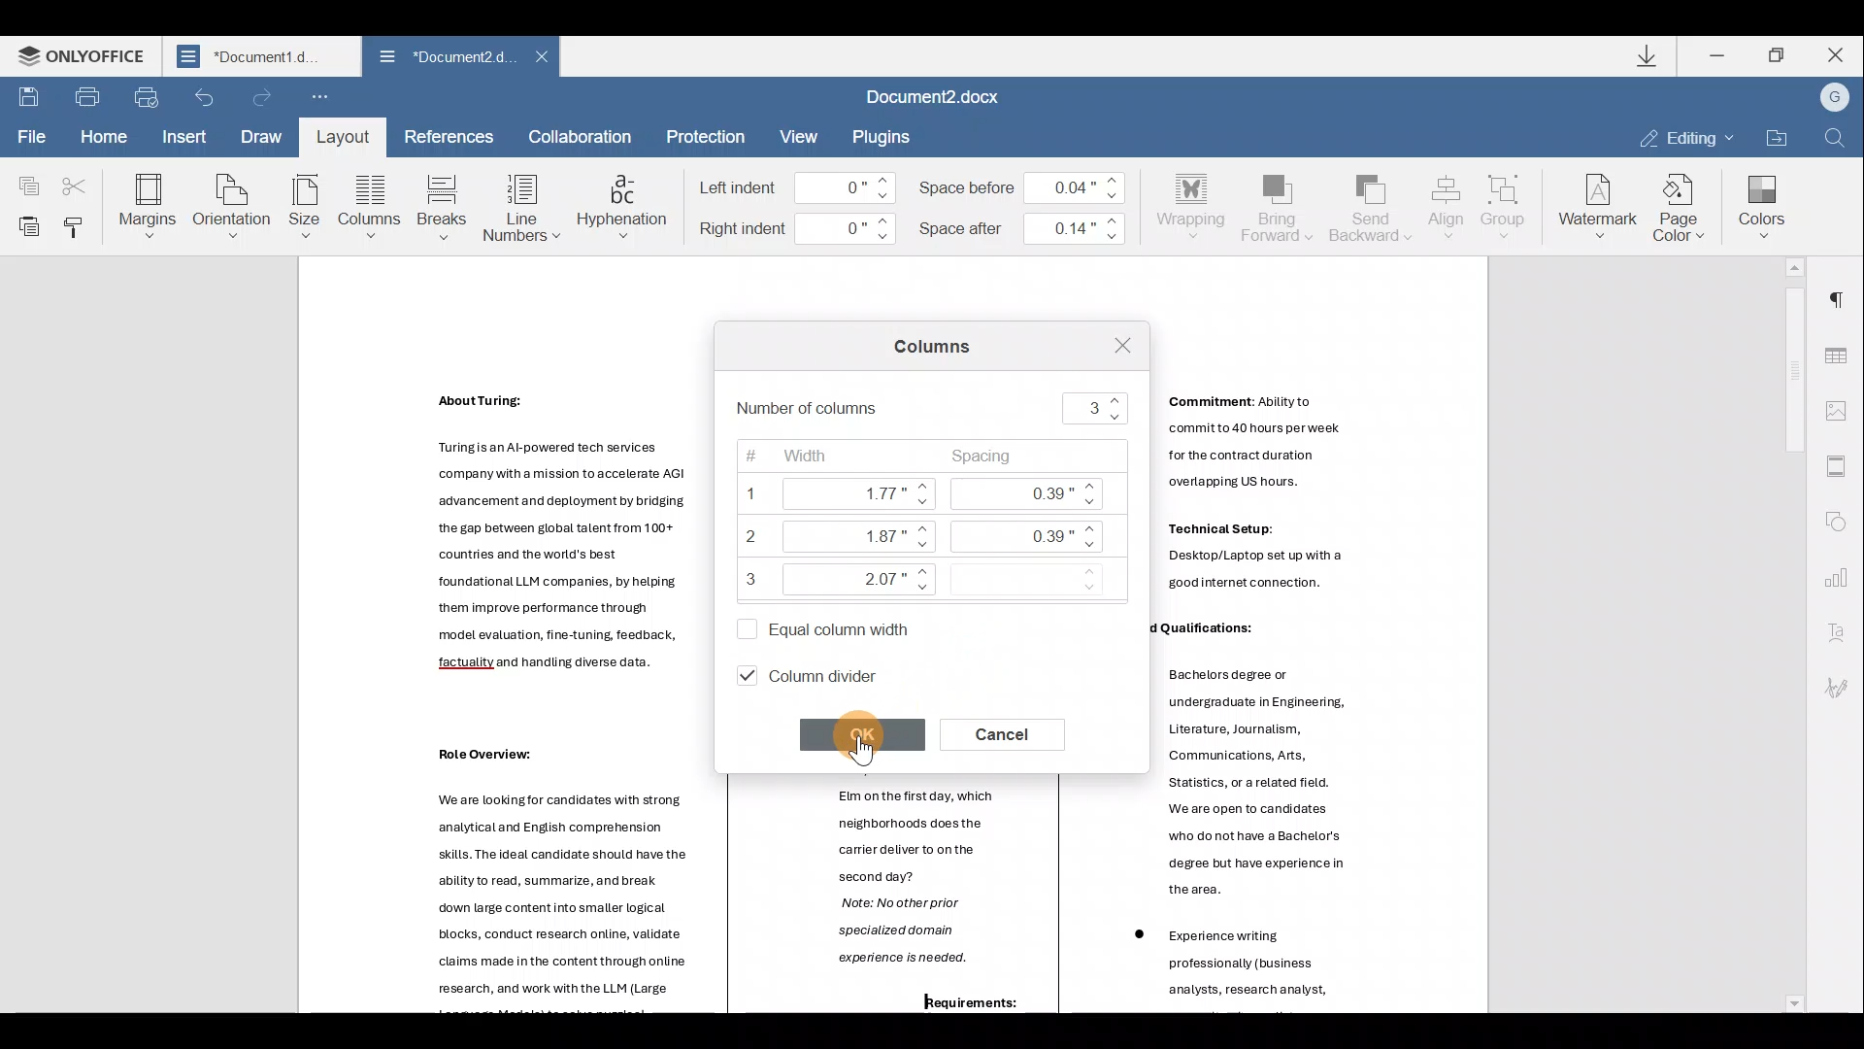 This screenshot has height=1049, width=1864. Describe the element at coordinates (549, 895) in the screenshot. I see `` at that location.